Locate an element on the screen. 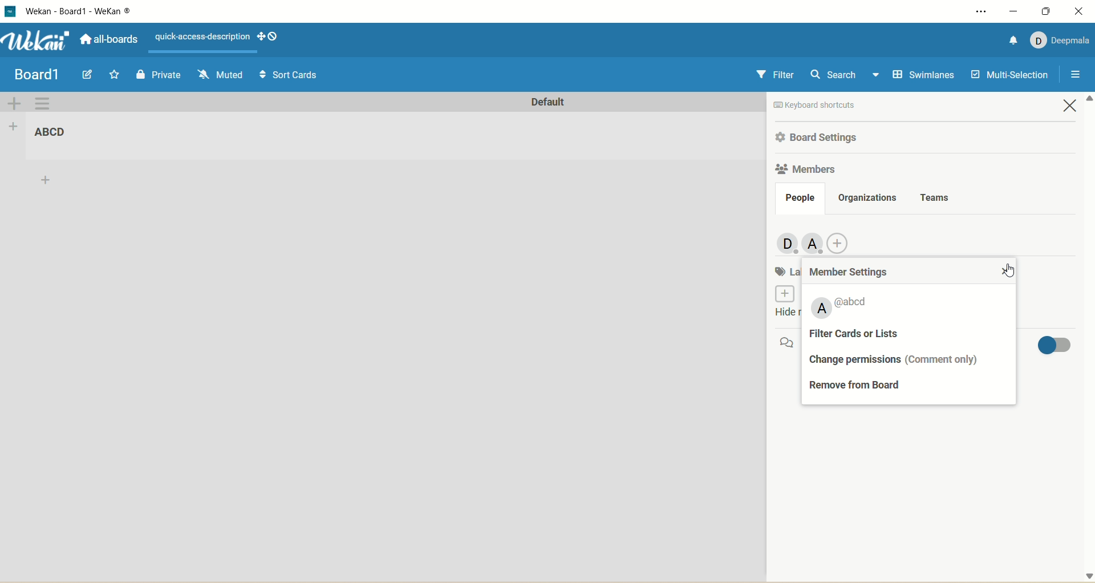 This screenshot has height=583, width=1095. close/open sidebar is located at coordinates (1074, 76).